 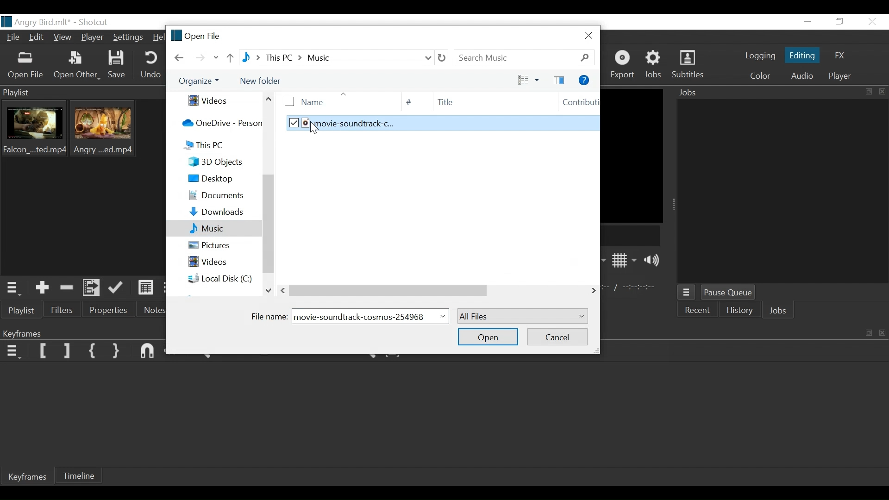 I want to click on View as detail, so click(x=144, y=289).